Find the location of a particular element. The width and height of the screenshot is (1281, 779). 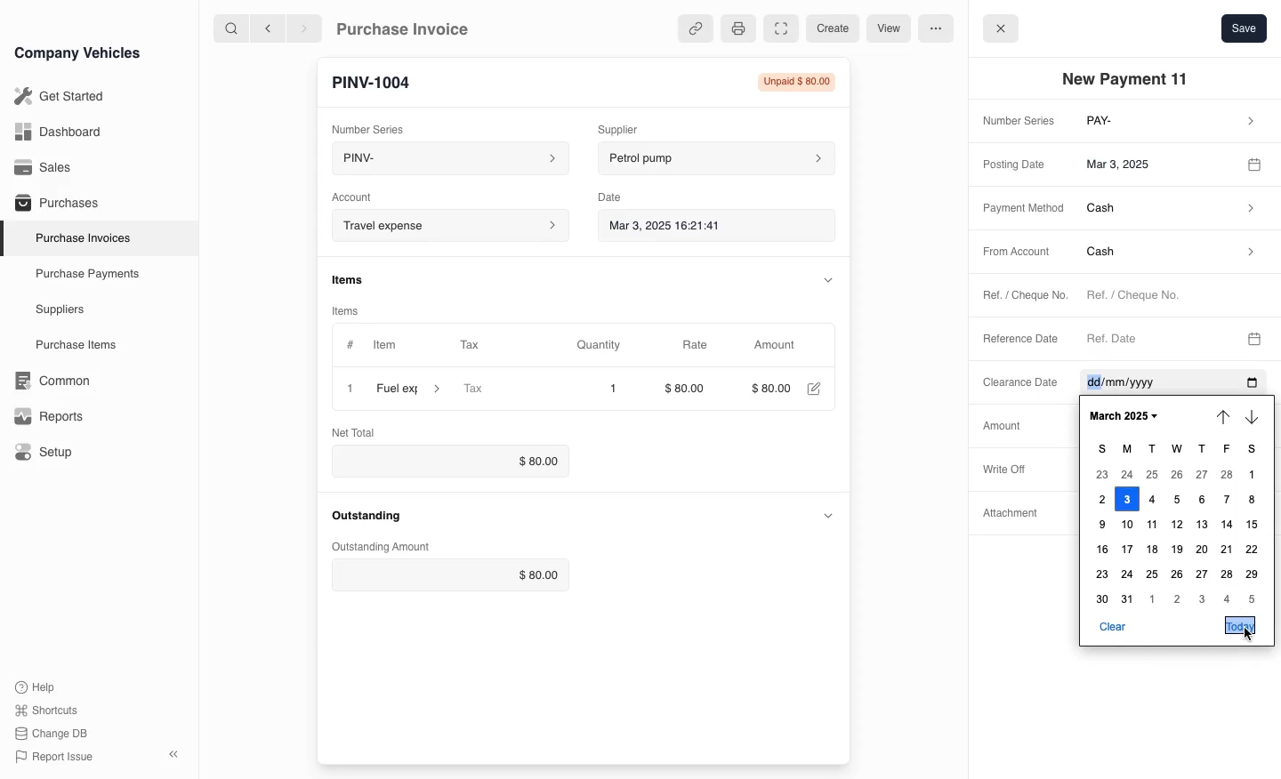

today is located at coordinates (1239, 625).